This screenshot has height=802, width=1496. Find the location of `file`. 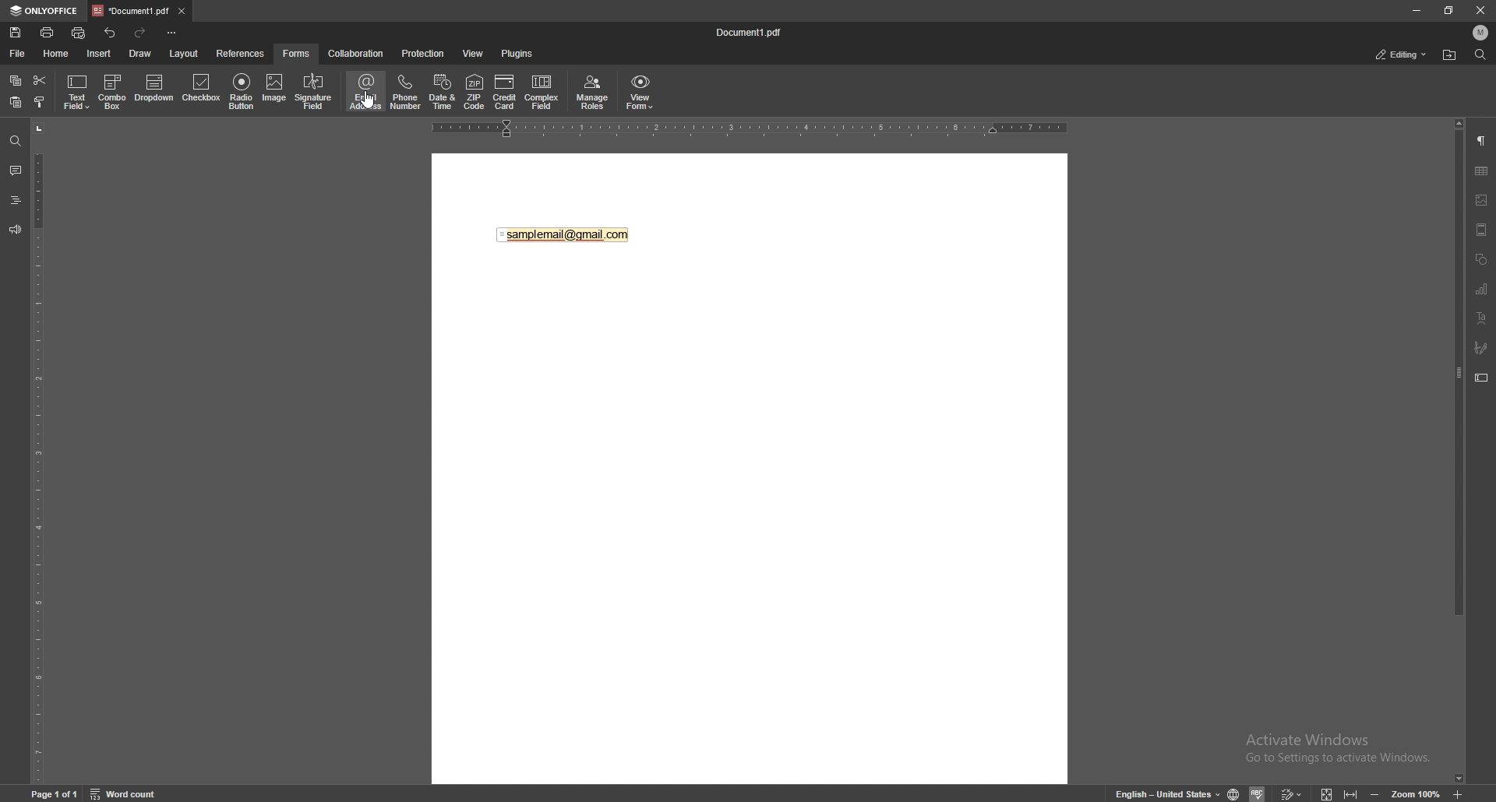

file is located at coordinates (17, 54).